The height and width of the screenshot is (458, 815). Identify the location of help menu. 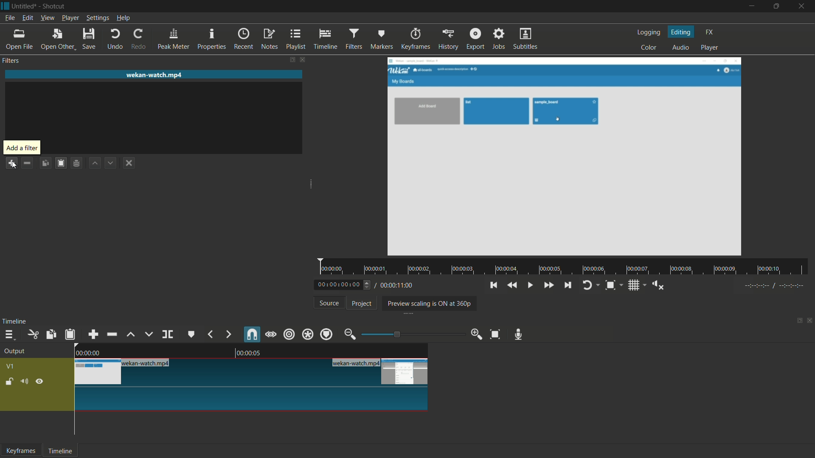
(124, 18).